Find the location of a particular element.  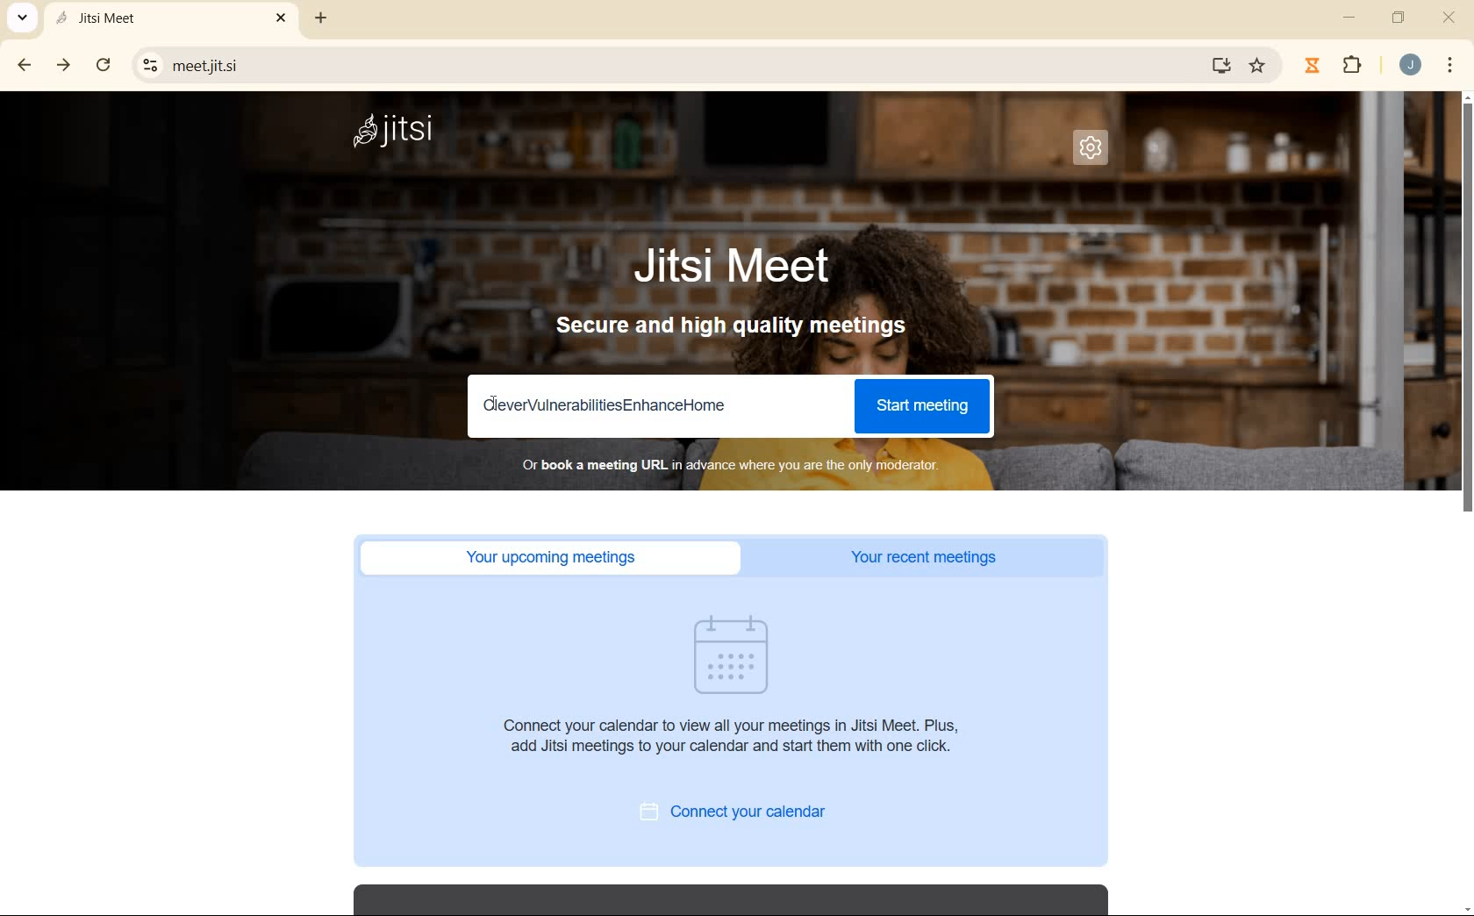

secure and high quality meetings is located at coordinates (740, 331).